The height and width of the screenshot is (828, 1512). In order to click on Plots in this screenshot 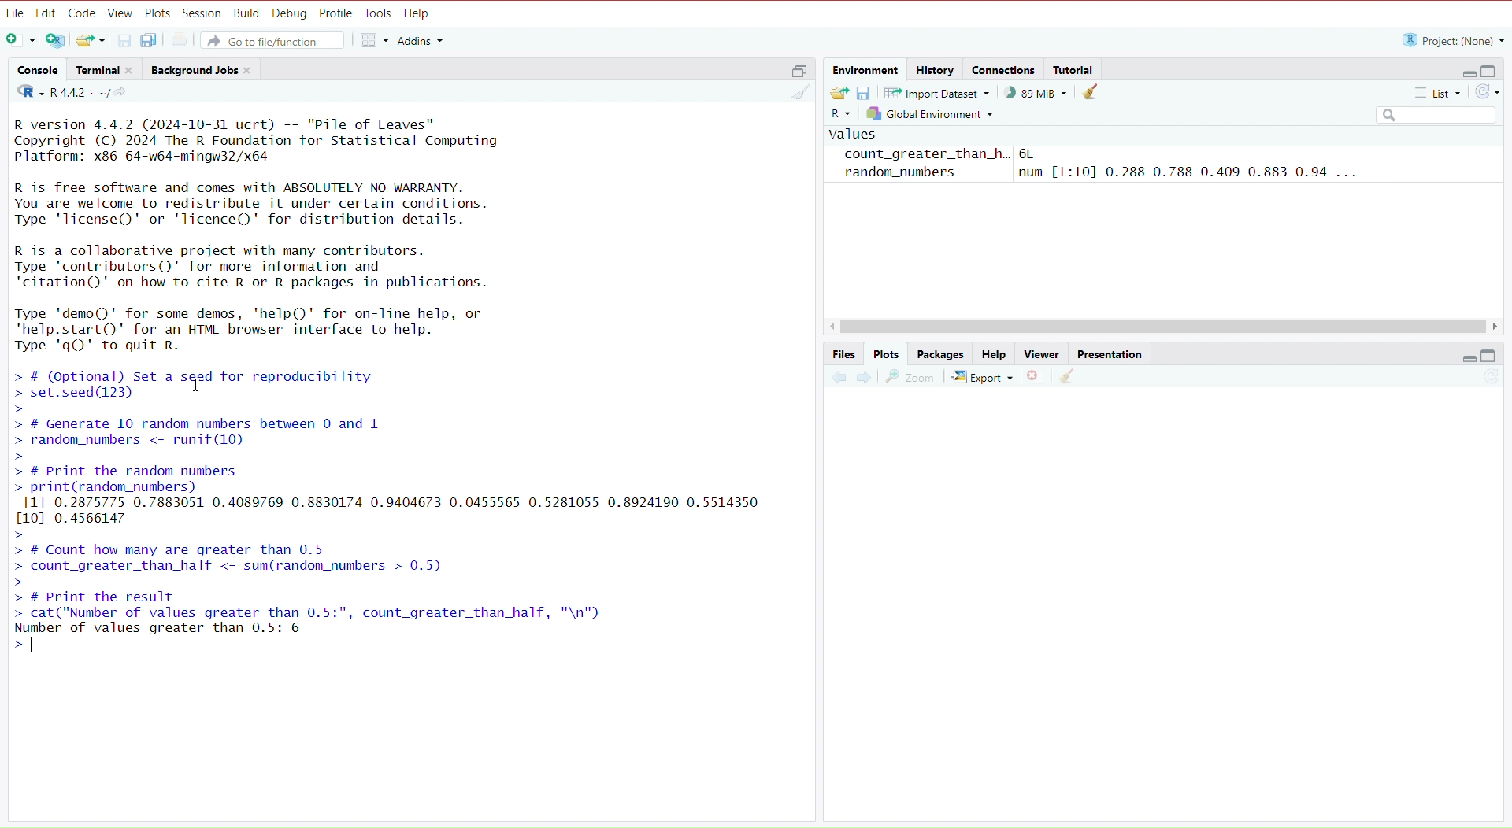, I will do `click(158, 13)`.